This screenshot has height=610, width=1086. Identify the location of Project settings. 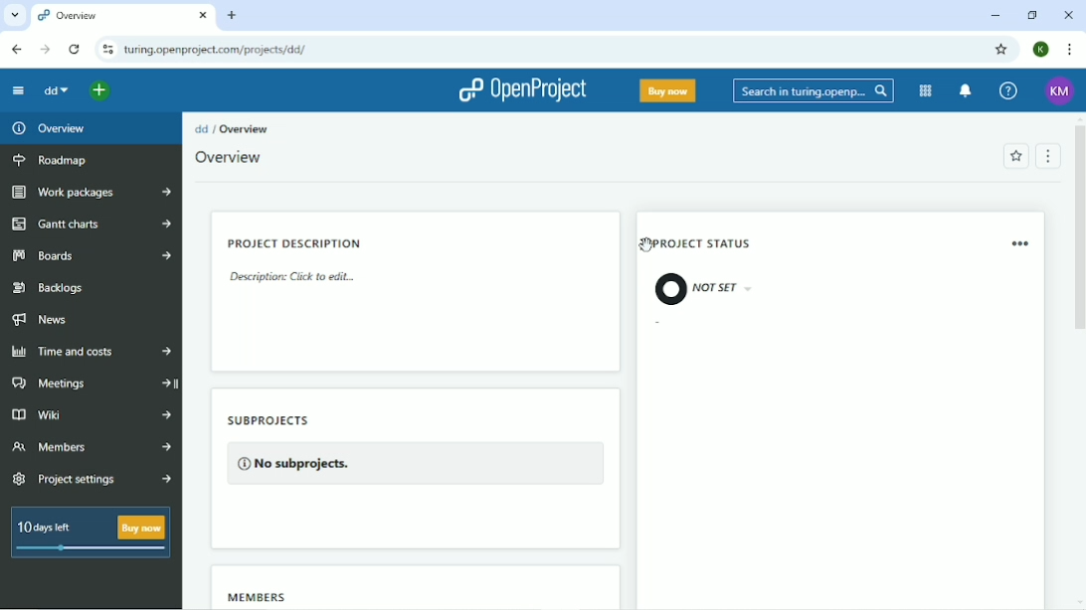
(91, 479).